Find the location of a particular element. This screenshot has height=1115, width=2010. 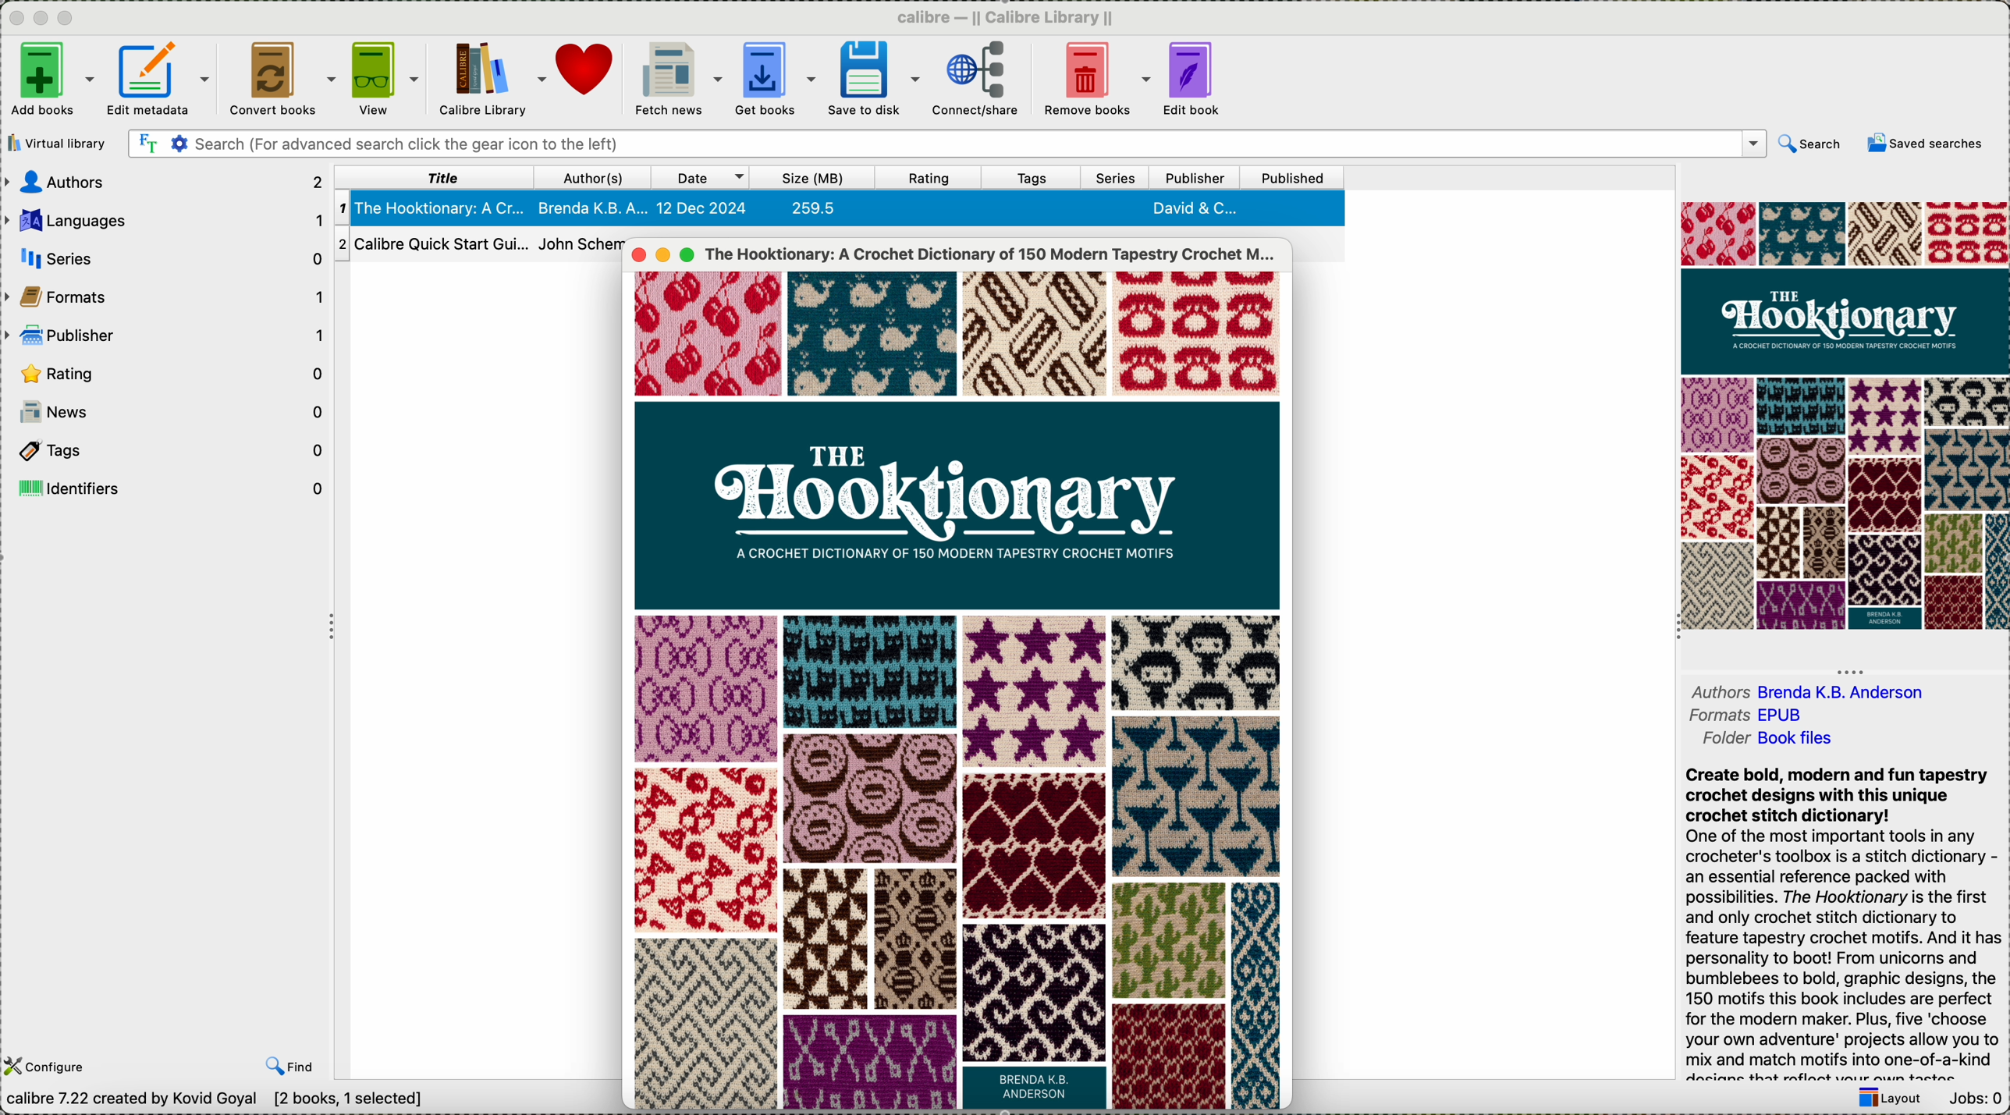

fetch news is located at coordinates (677, 76).